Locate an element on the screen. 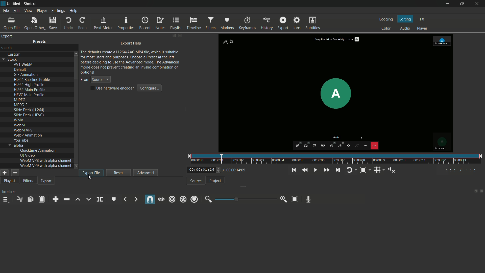 The height and width of the screenshot is (273, 485). presets is located at coordinates (40, 41).